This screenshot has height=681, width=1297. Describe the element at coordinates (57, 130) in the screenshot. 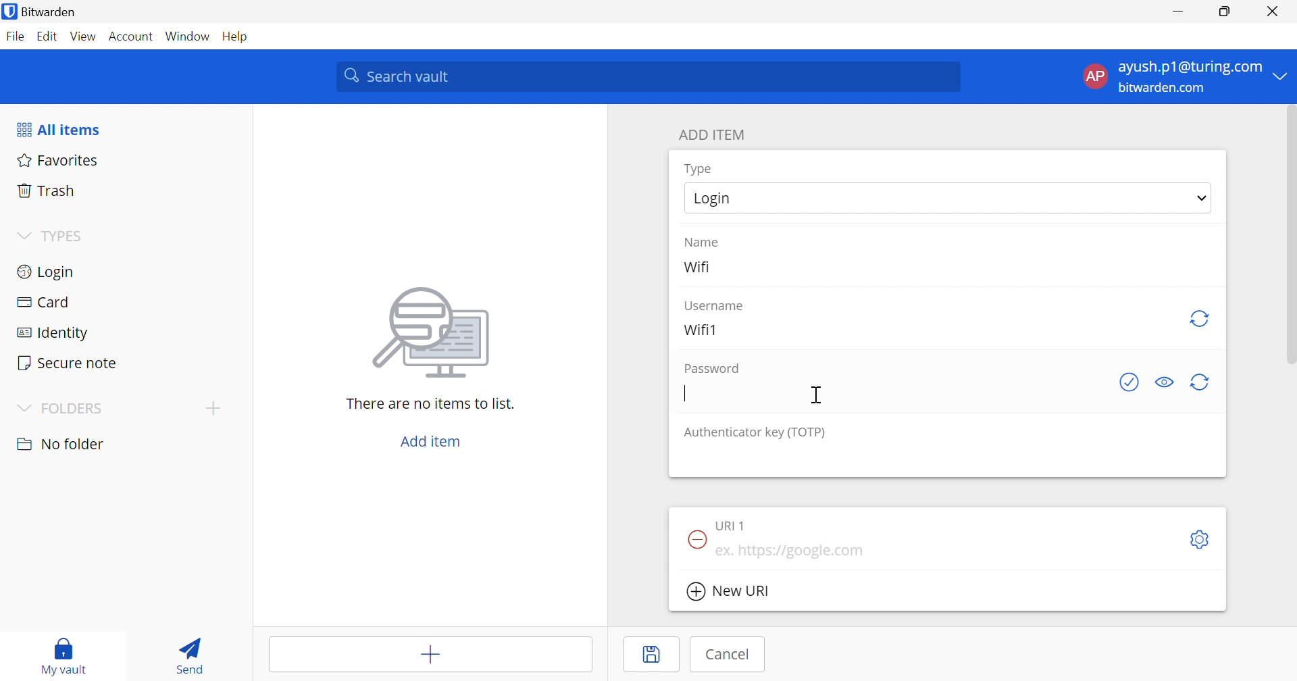

I see `All items` at that location.